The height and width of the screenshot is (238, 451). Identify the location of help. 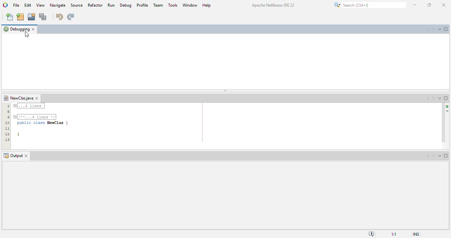
(207, 5).